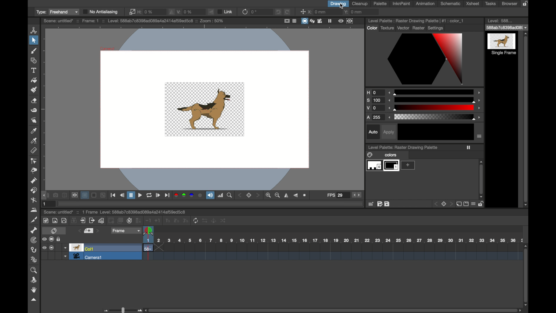  Describe the element at coordinates (122, 212) in the screenshot. I see `description` at that location.